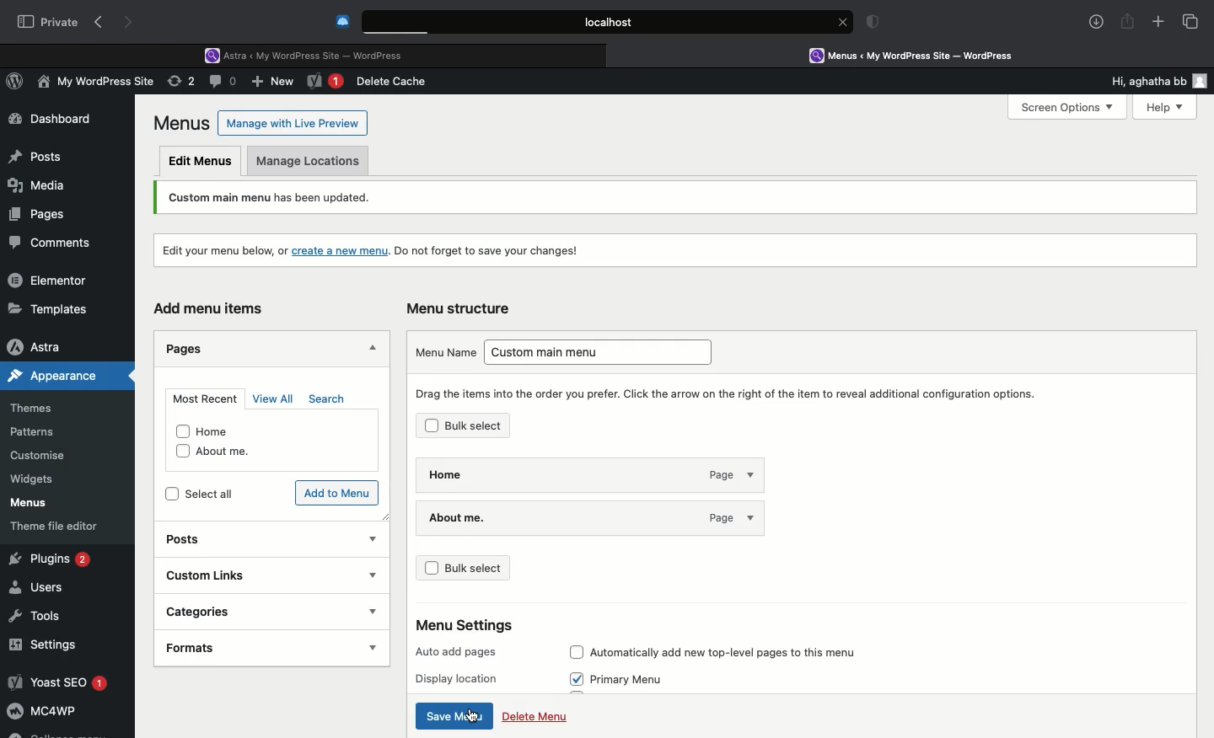 This screenshot has width=1214, height=738. What do you see at coordinates (1158, 24) in the screenshot?
I see `Add new tab` at bounding box center [1158, 24].